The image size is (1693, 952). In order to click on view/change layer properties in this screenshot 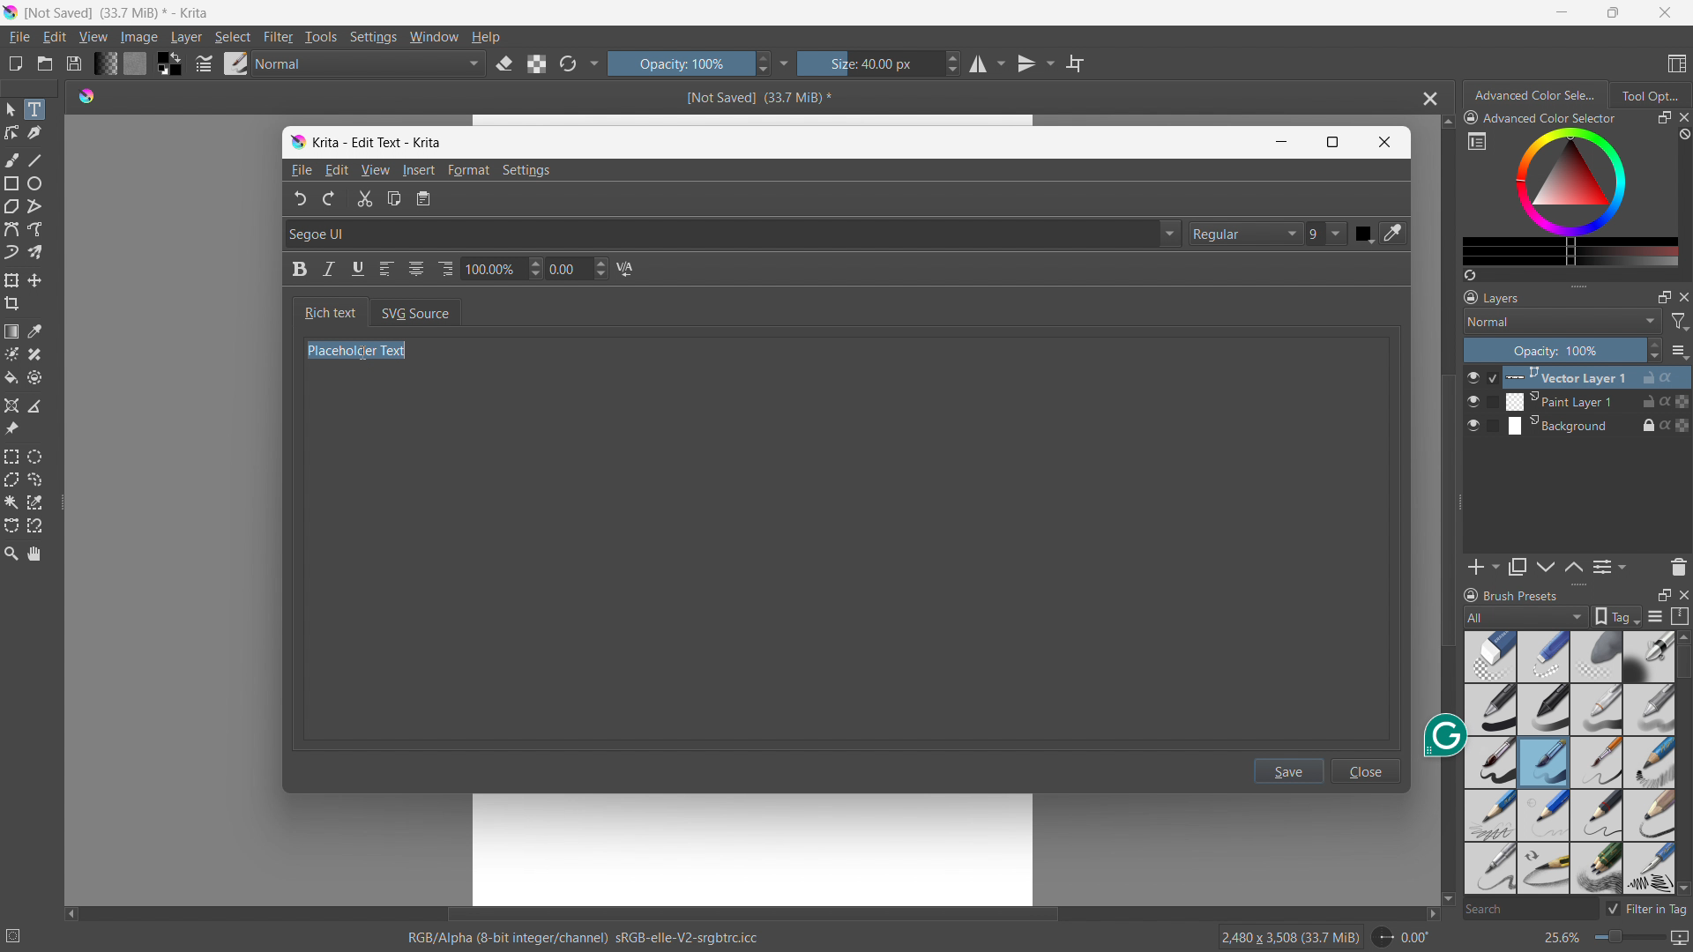, I will do `click(1608, 566)`.